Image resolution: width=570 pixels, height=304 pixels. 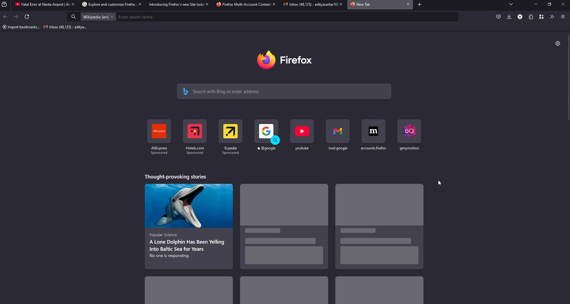 I want to click on enter search, so click(x=138, y=17).